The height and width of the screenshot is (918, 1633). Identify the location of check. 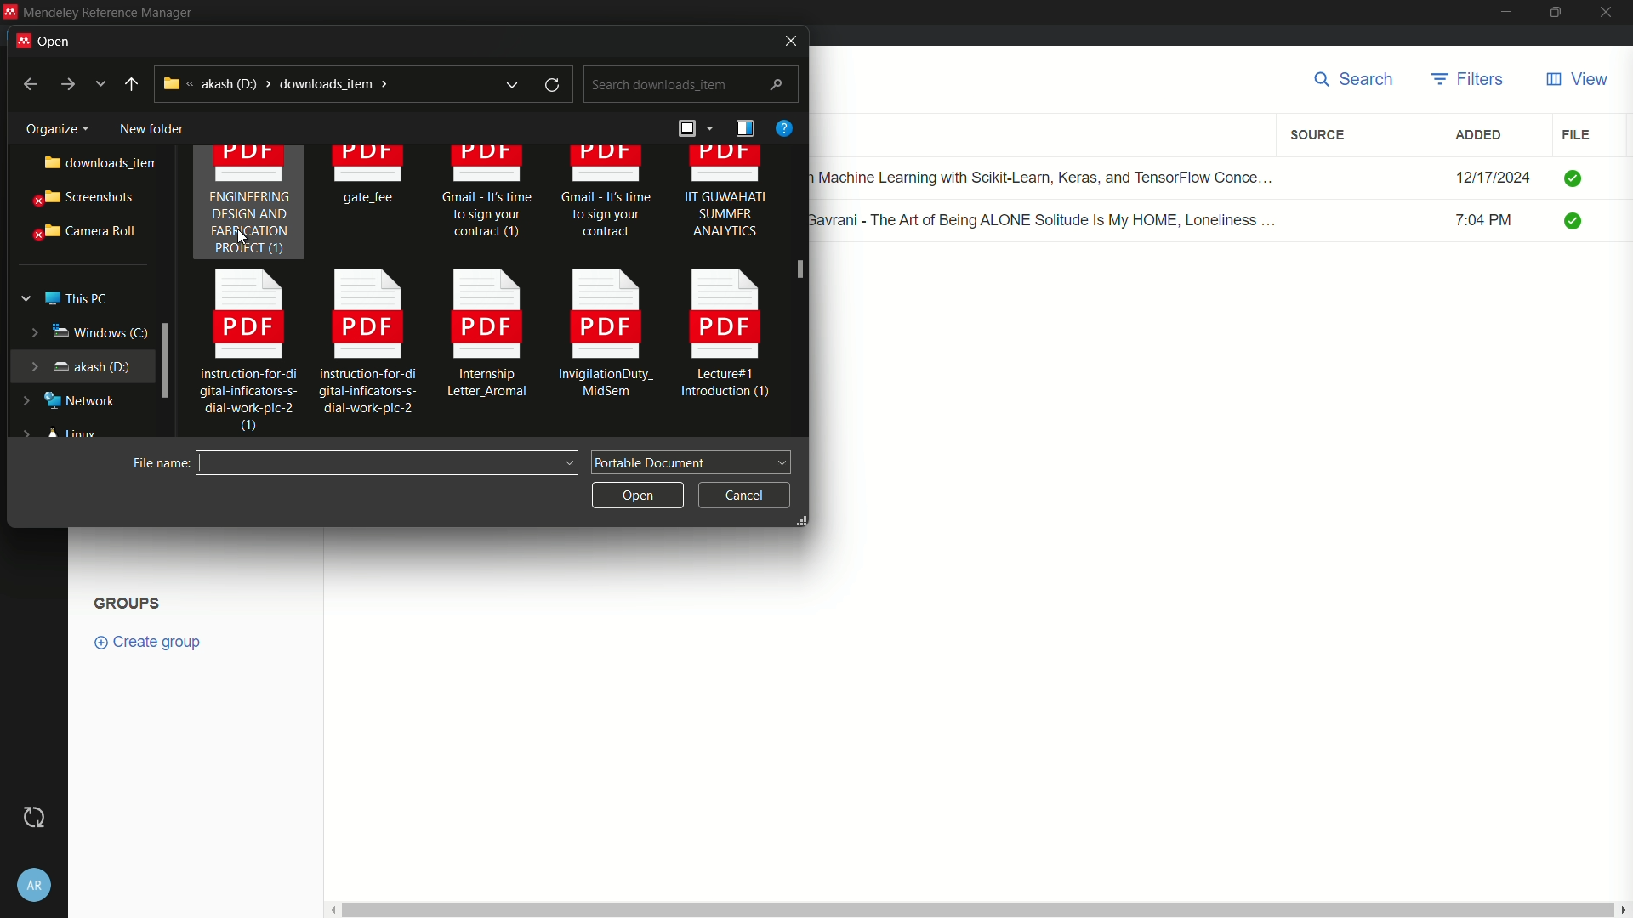
(1579, 223).